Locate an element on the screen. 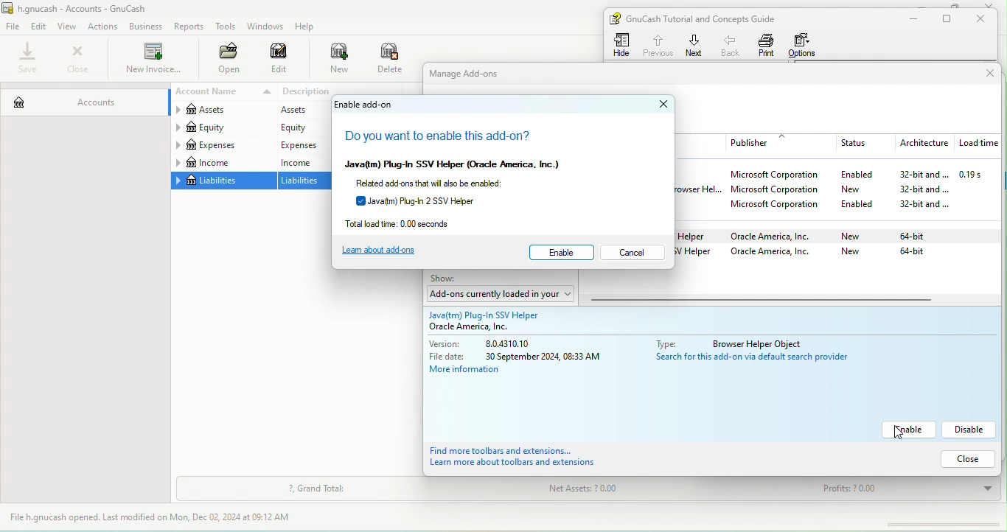 The image size is (1007, 532). 32 bit and is located at coordinates (919, 175).